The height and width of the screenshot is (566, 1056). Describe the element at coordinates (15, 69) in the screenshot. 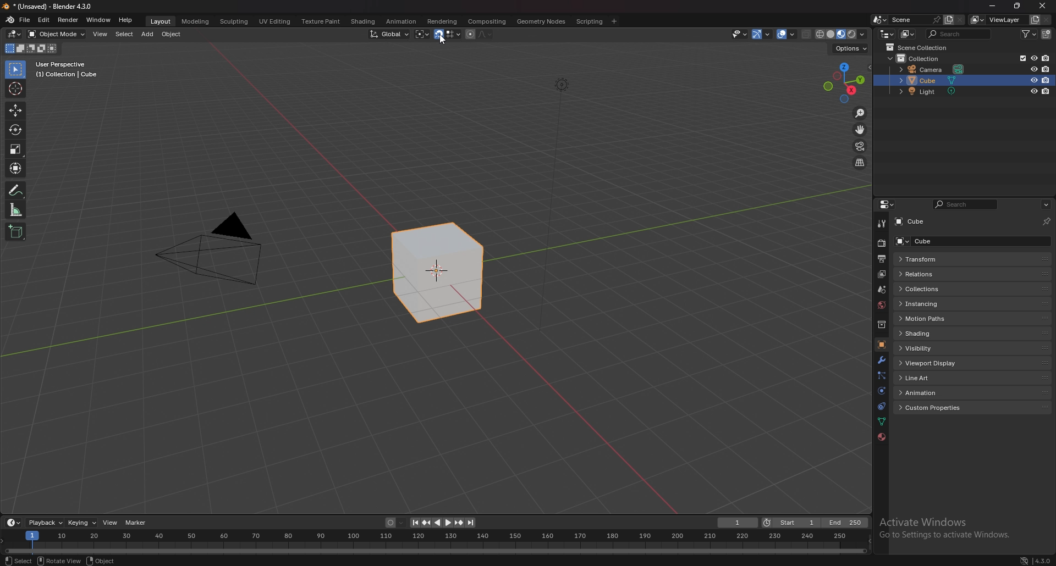

I see `selector` at that location.